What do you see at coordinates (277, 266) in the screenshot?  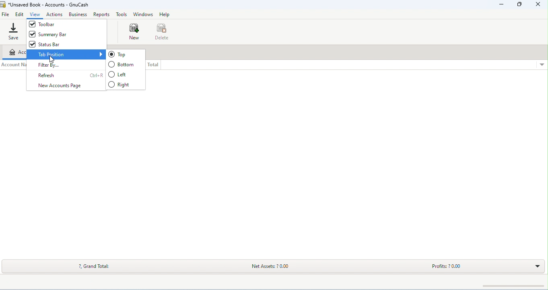 I see `net assets` at bounding box center [277, 266].